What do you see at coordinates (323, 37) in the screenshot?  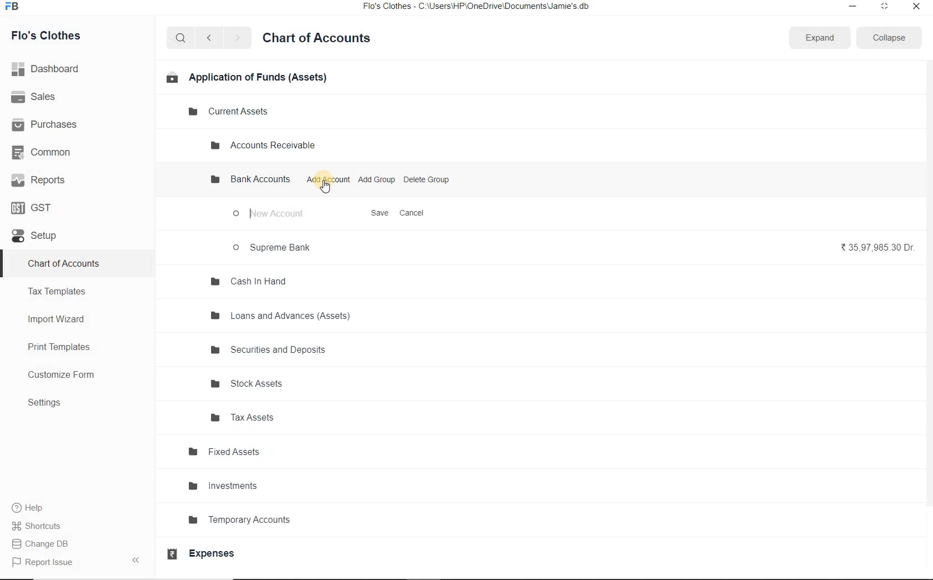 I see `Chart of Accounts` at bounding box center [323, 37].